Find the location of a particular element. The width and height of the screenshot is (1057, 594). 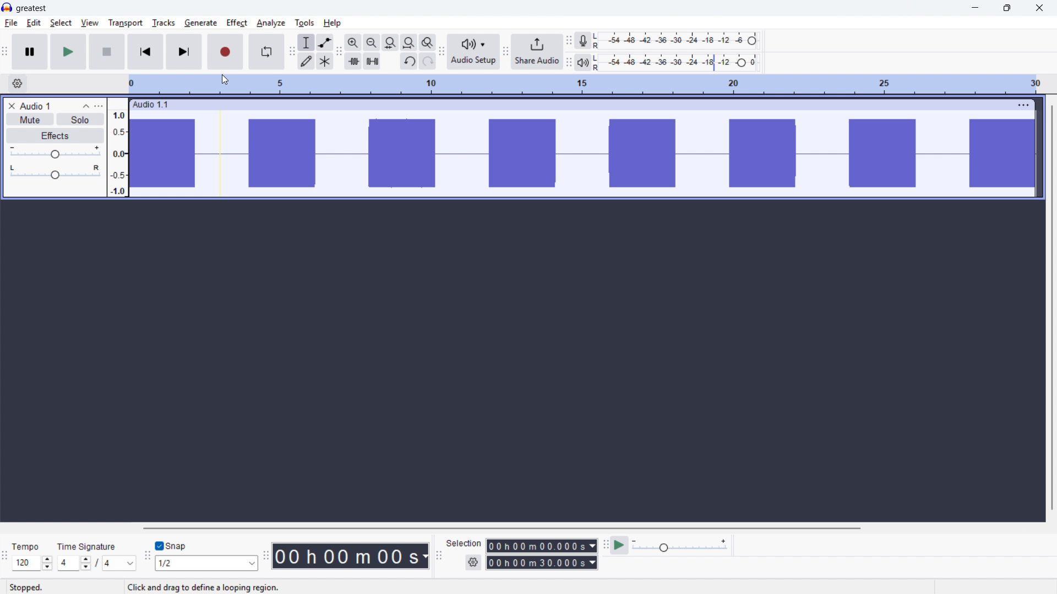

help is located at coordinates (333, 23).